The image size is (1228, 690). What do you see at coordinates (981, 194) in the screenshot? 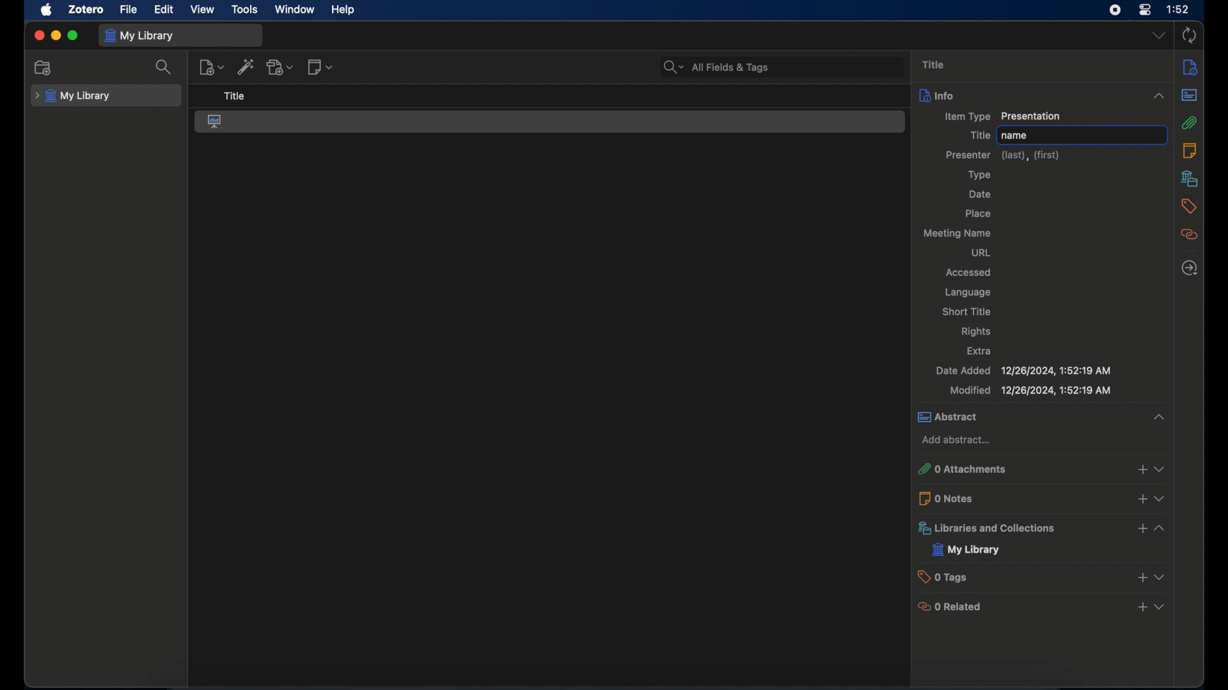
I see `date` at bounding box center [981, 194].